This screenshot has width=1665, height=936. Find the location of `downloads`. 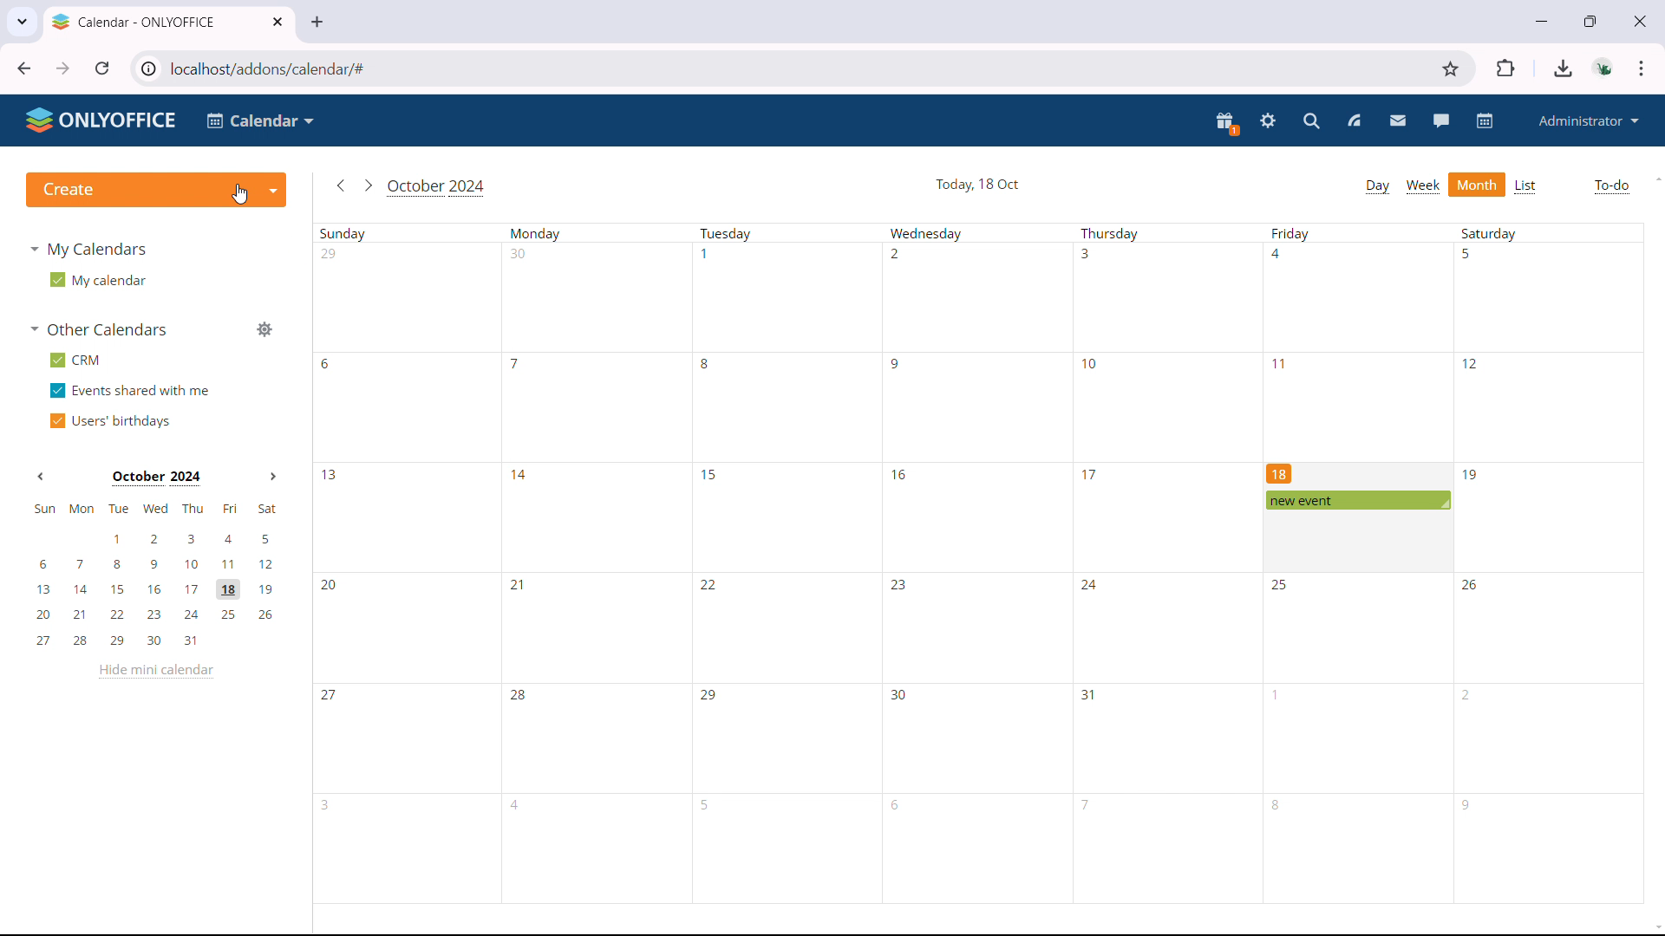

downloads is located at coordinates (1564, 68).